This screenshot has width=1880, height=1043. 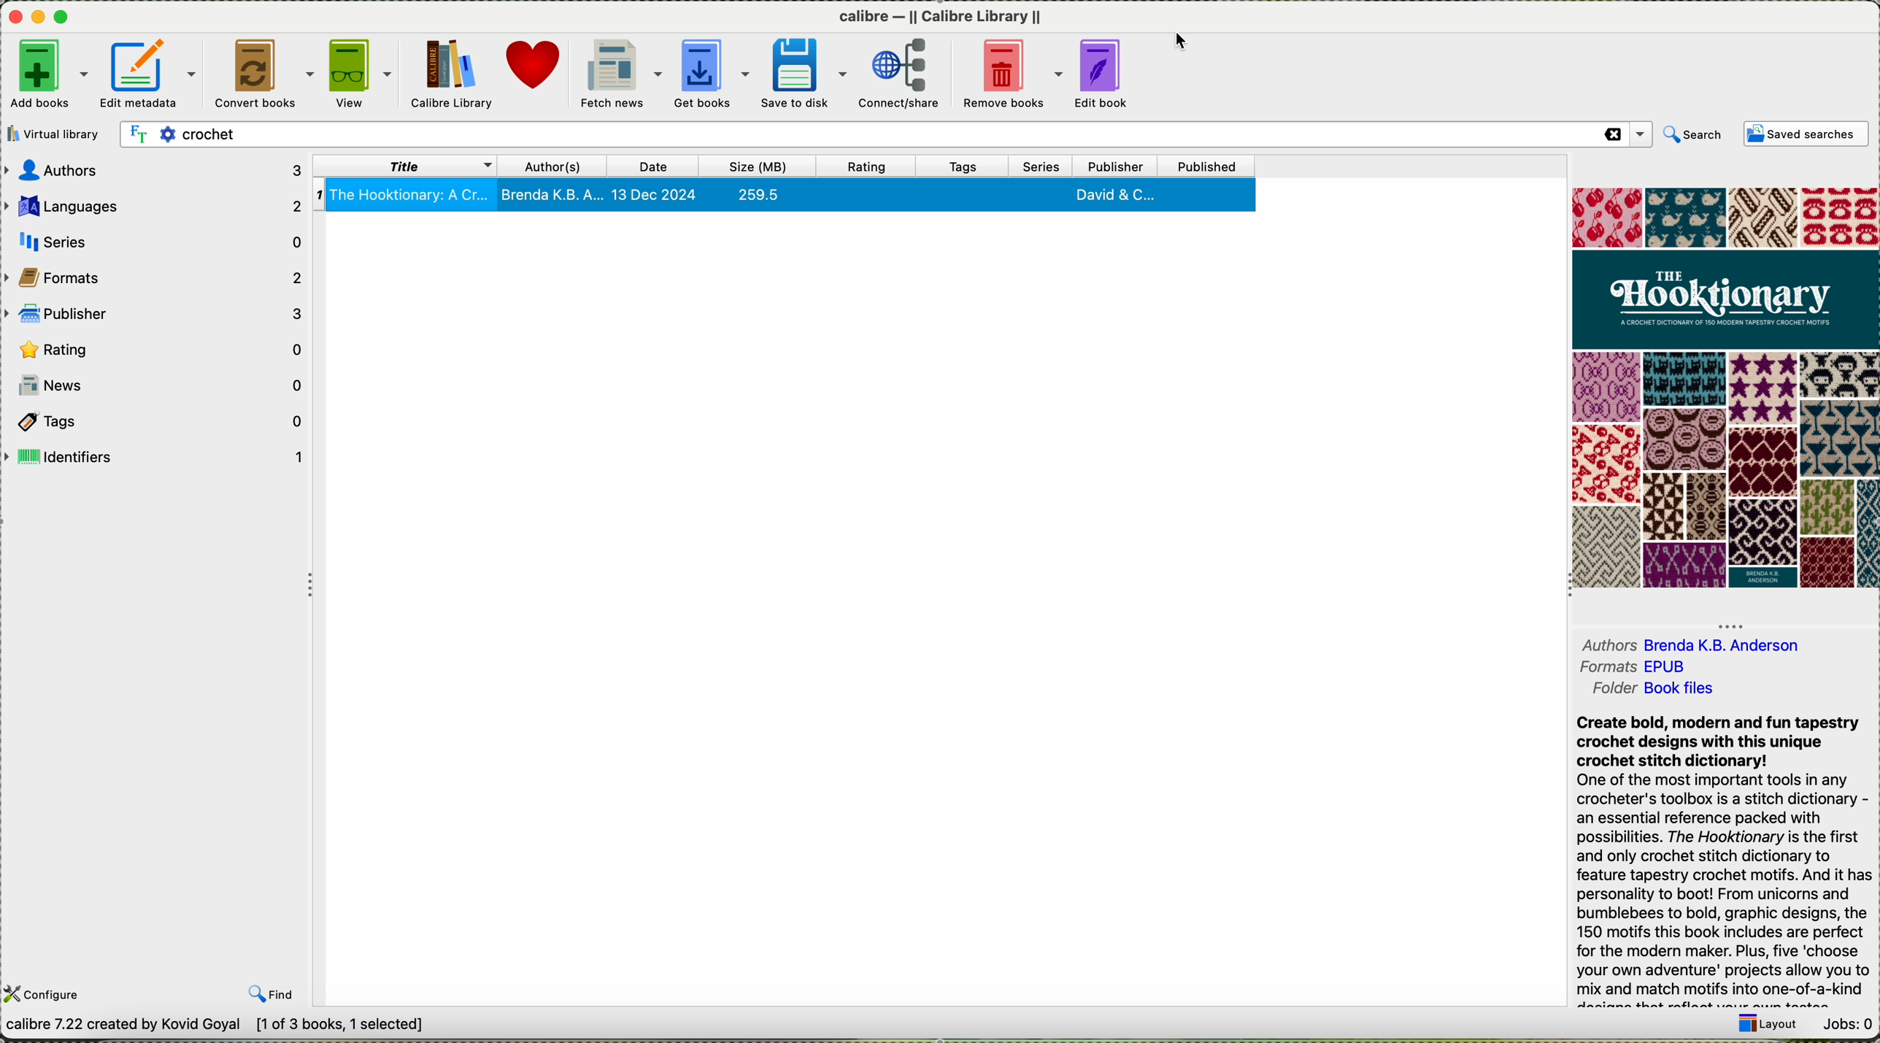 What do you see at coordinates (1009, 72) in the screenshot?
I see `remove books` at bounding box center [1009, 72].